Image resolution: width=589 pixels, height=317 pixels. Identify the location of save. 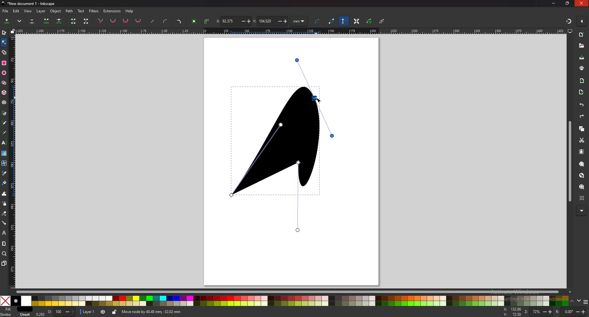
(582, 58).